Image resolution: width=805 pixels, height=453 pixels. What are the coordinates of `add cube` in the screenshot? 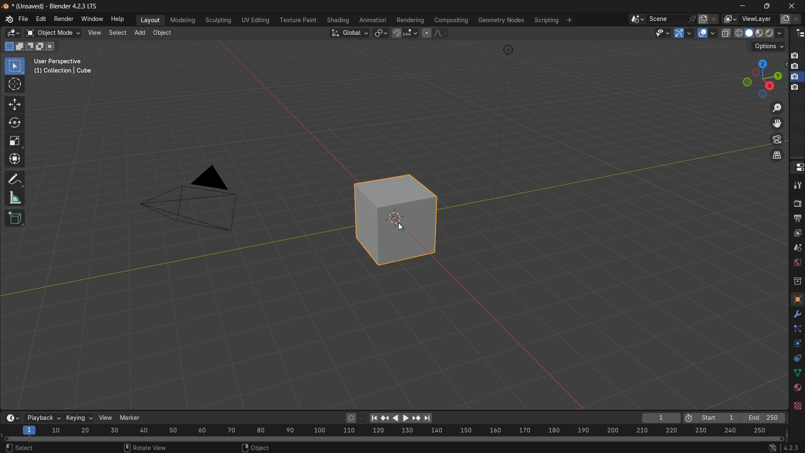 It's located at (14, 219).